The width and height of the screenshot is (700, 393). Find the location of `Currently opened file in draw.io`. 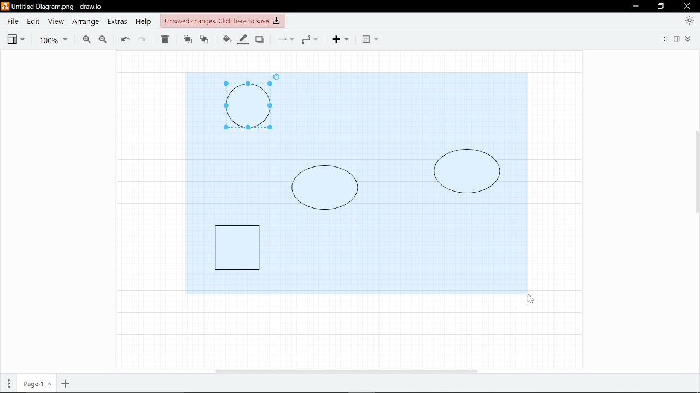

Currently opened file in draw.io is located at coordinates (54, 7).